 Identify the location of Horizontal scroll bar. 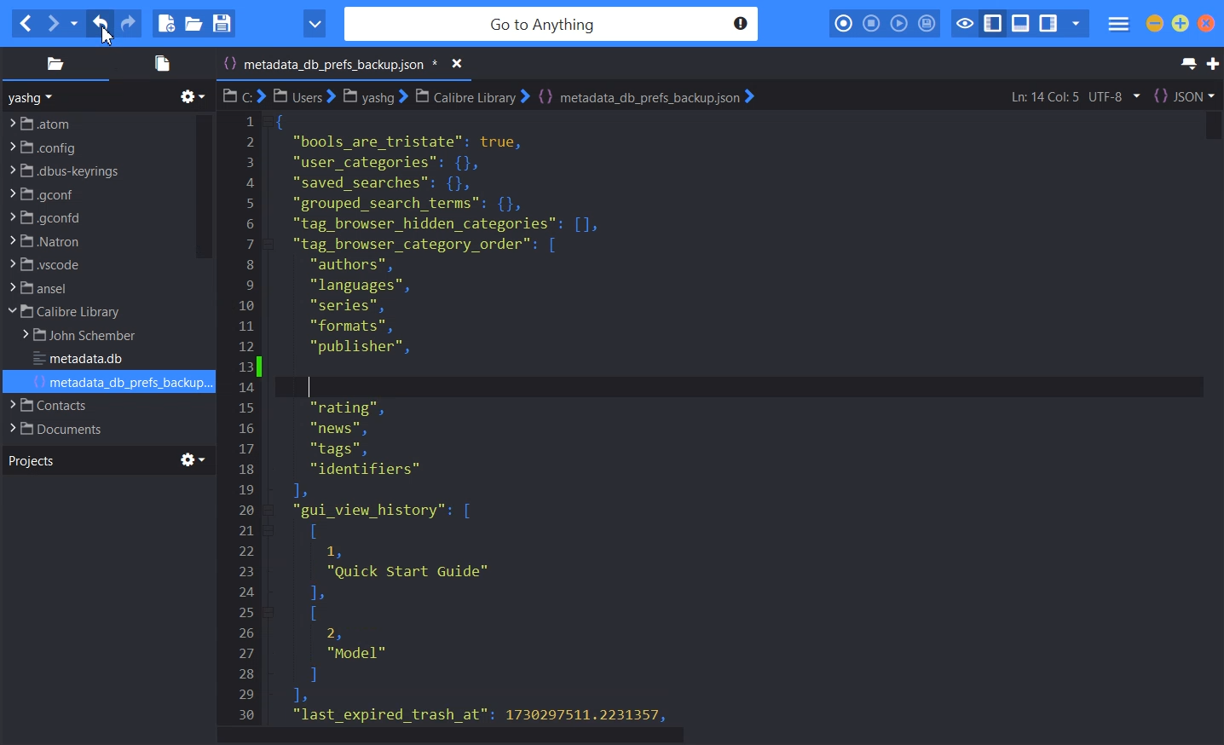
(719, 736).